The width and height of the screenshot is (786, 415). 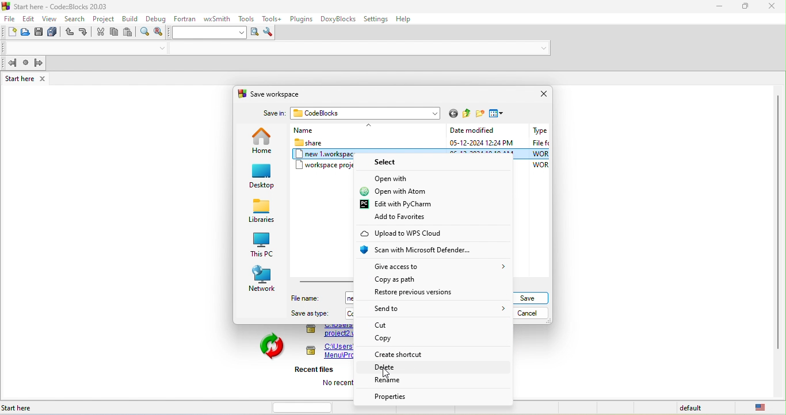 I want to click on find, so click(x=145, y=33).